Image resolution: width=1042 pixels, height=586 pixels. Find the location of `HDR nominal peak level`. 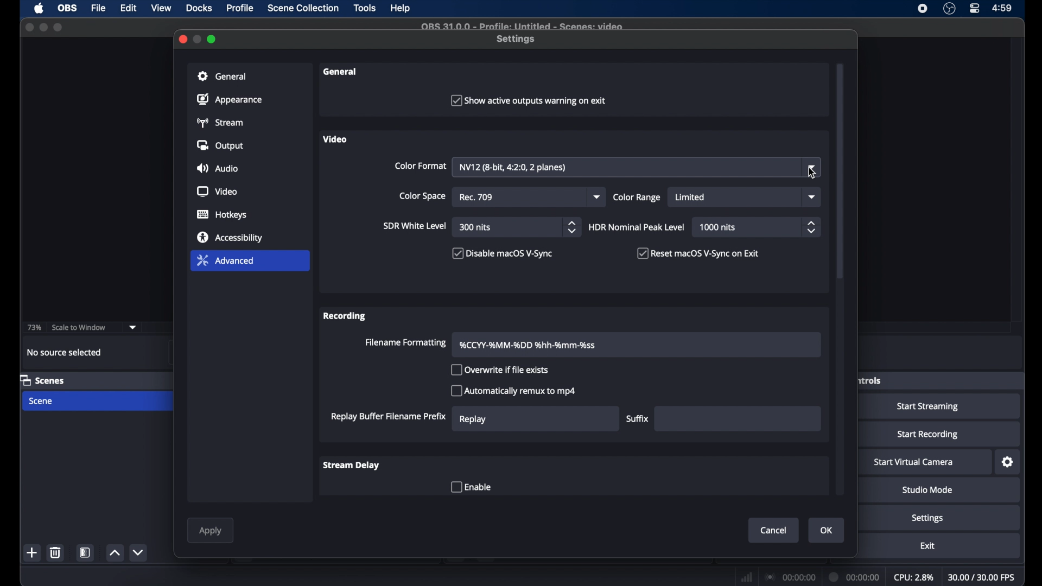

HDR nominal peak level is located at coordinates (636, 228).